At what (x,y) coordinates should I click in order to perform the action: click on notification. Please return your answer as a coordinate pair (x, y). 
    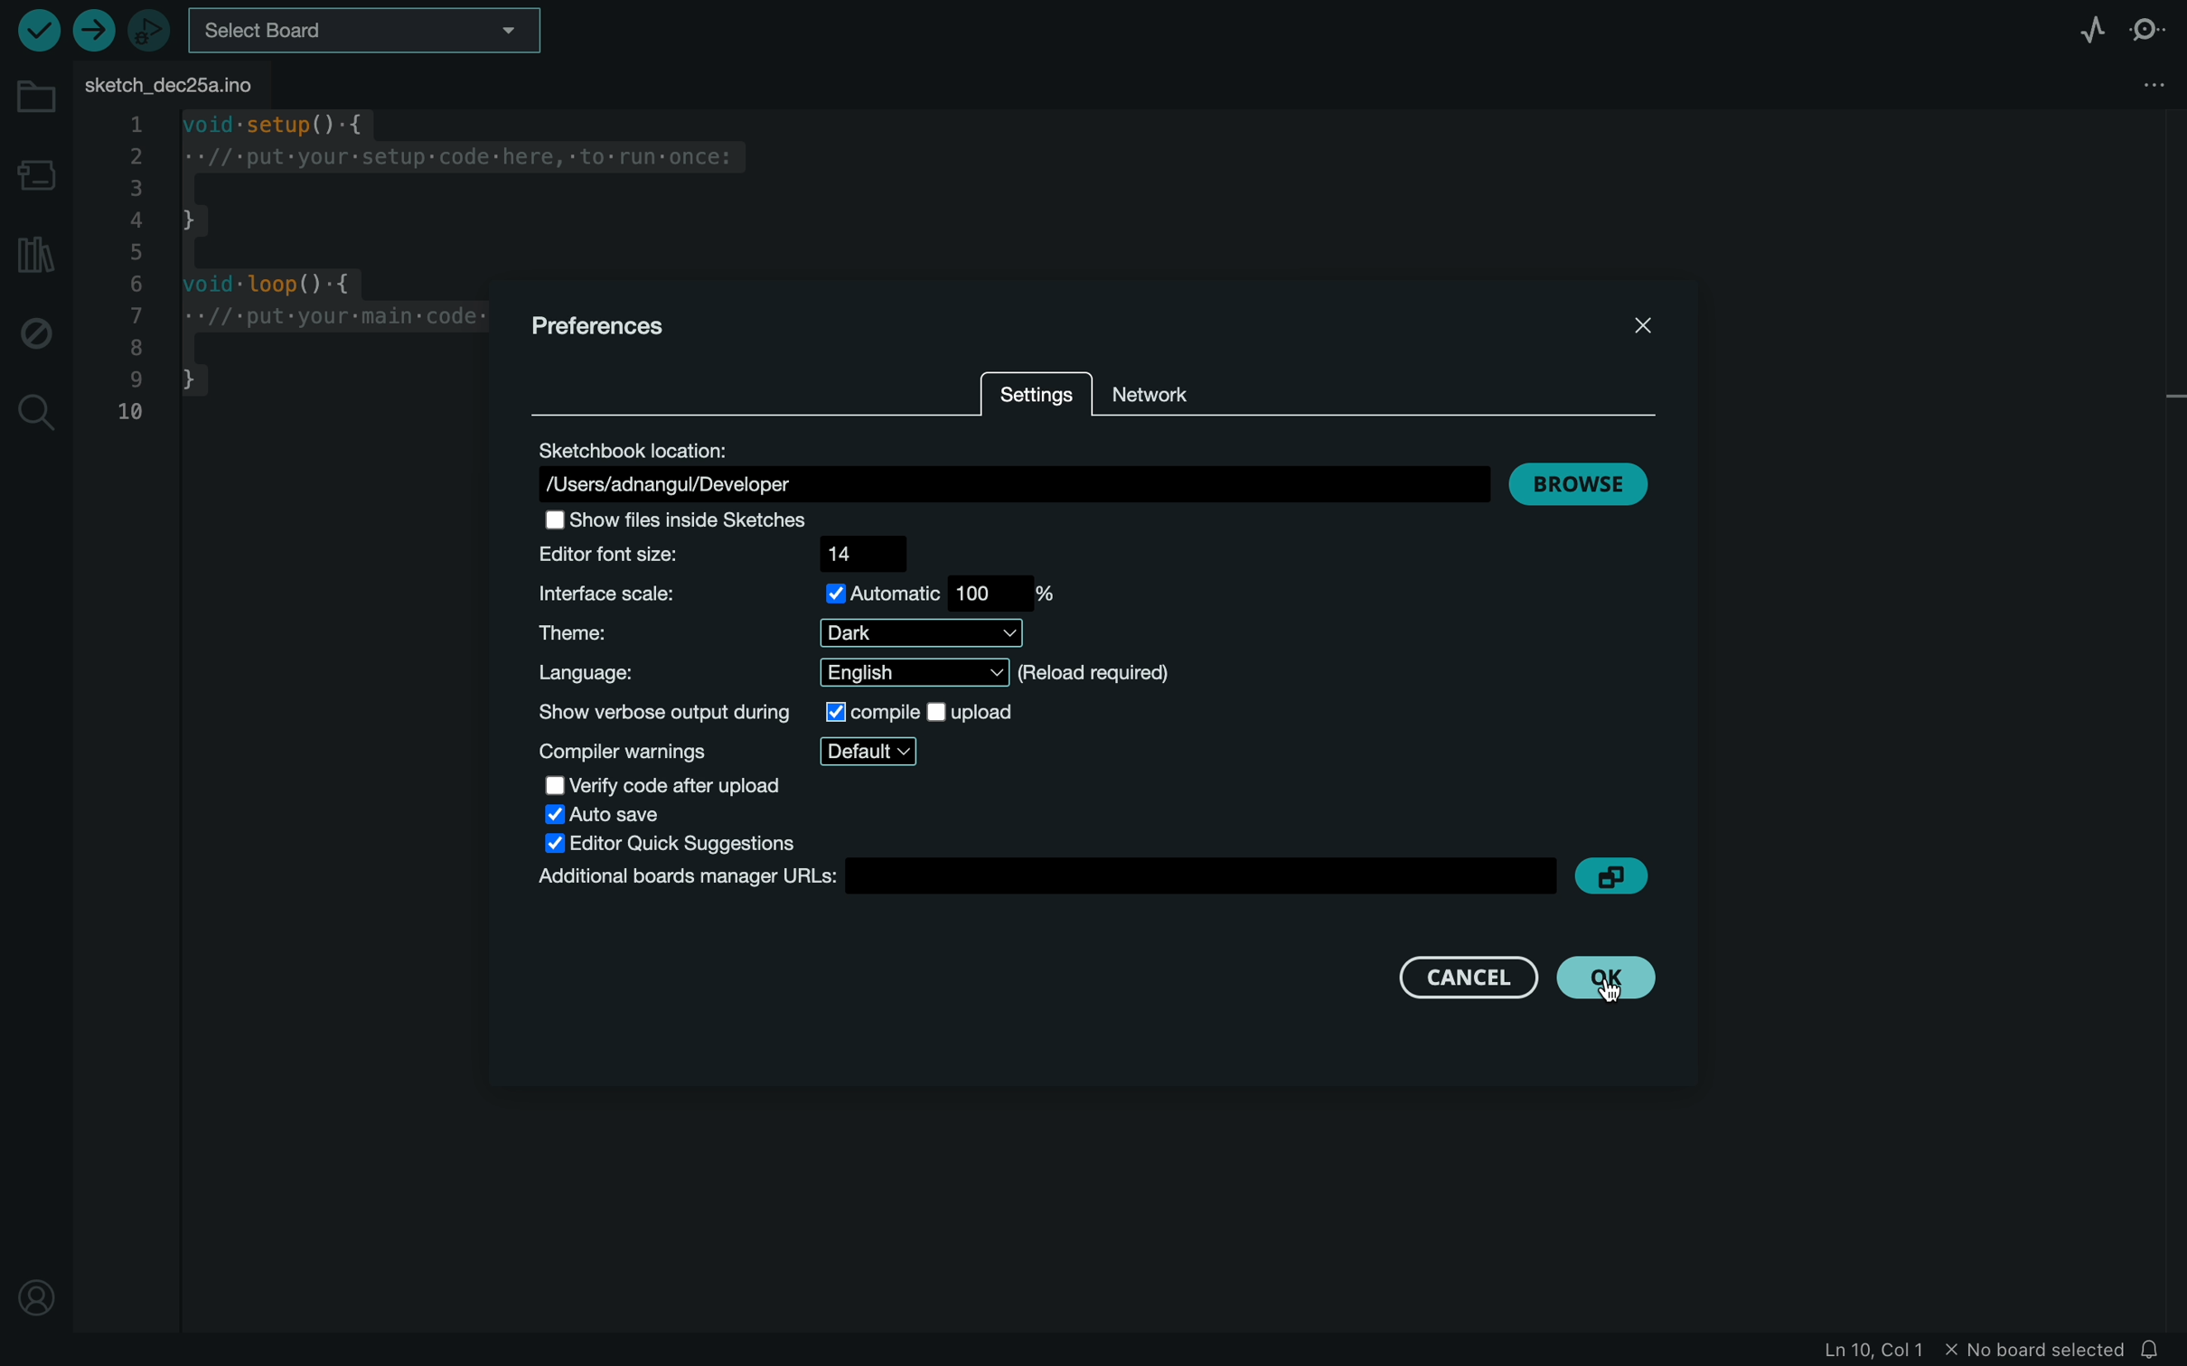
    Looking at the image, I should click on (2157, 1349).